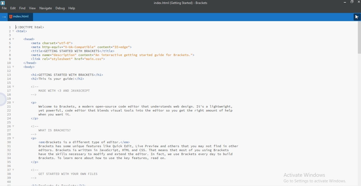 The image size is (361, 186). Describe the element at coordinates (357, 17) in the screenshot. I see `options` at that location.